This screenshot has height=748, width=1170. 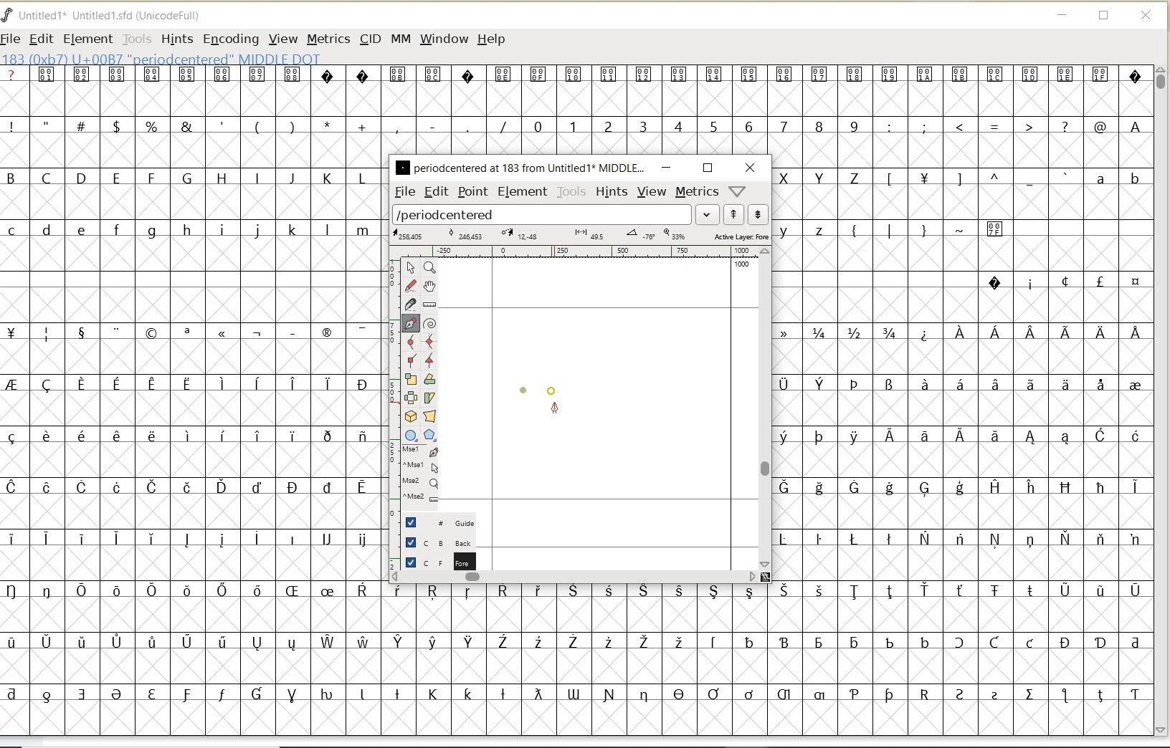 What do you see at coordinates (412, 340) in the screenshot?
I see `add a curve point` at bounding box center [412, 340].